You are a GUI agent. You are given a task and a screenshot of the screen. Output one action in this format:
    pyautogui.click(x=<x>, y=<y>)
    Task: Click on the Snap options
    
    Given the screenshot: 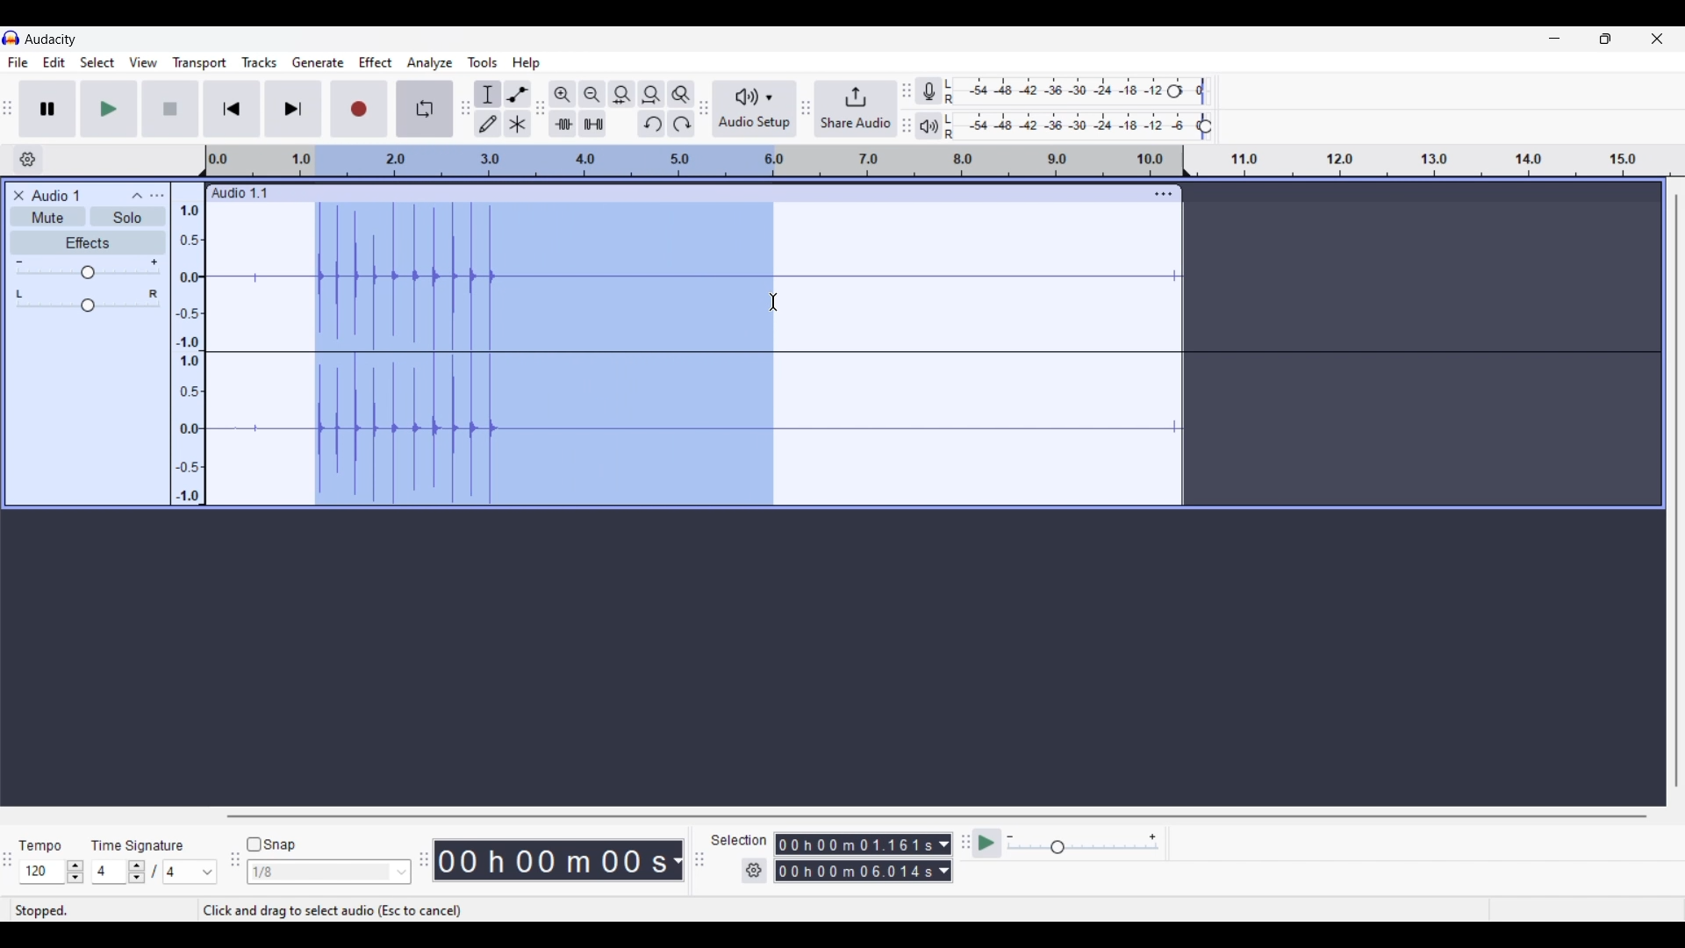 What is the action you would take?
    pyautogui.click(x=402, y=873)
    